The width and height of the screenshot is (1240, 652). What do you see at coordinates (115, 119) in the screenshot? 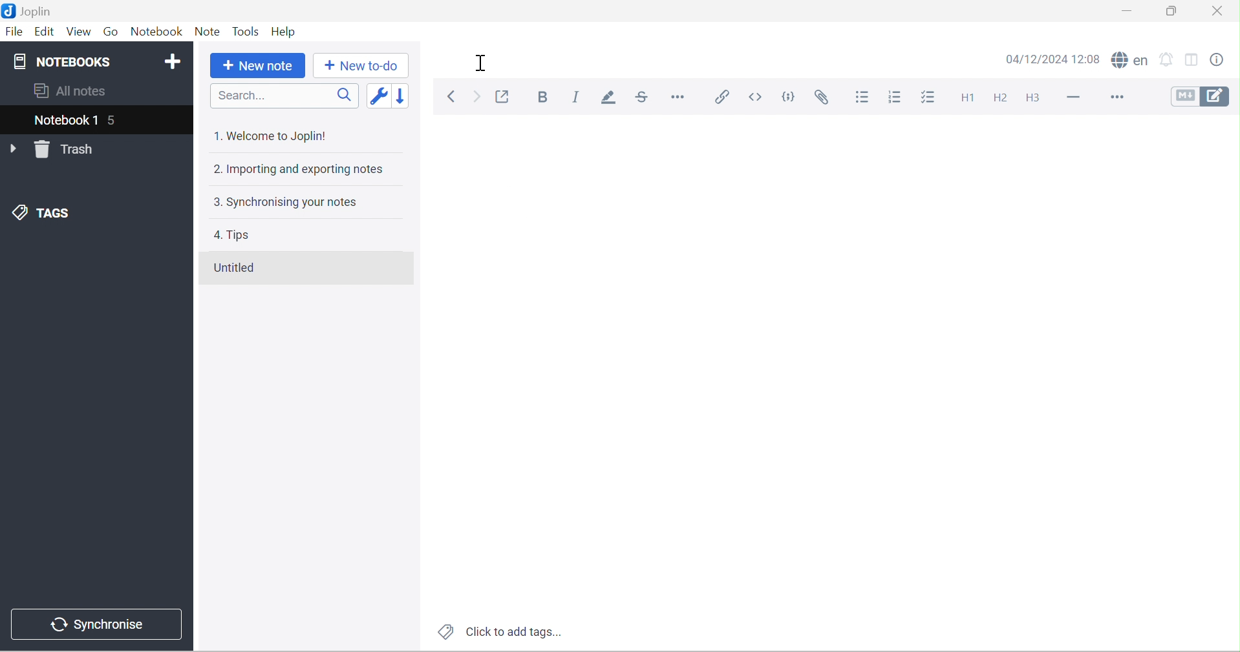
I see `5` at bounding box center [115, 119].